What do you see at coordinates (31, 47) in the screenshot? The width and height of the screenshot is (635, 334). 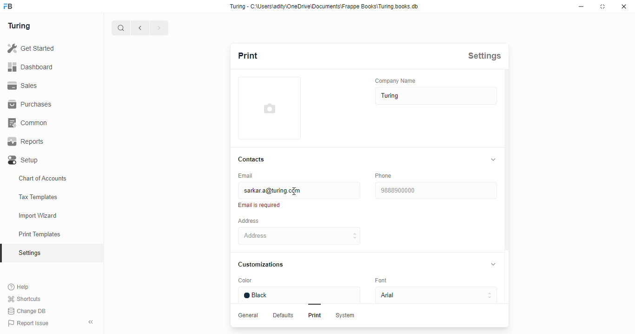 I see `Get Started` at bounding box center [31, 47].